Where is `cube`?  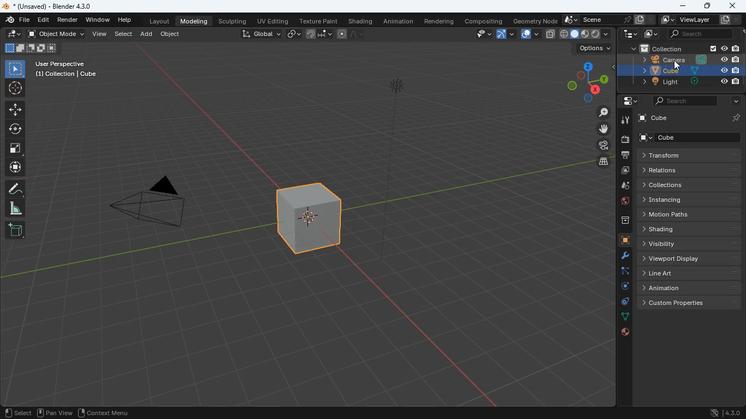
cube is located at coordinates (620, 240).